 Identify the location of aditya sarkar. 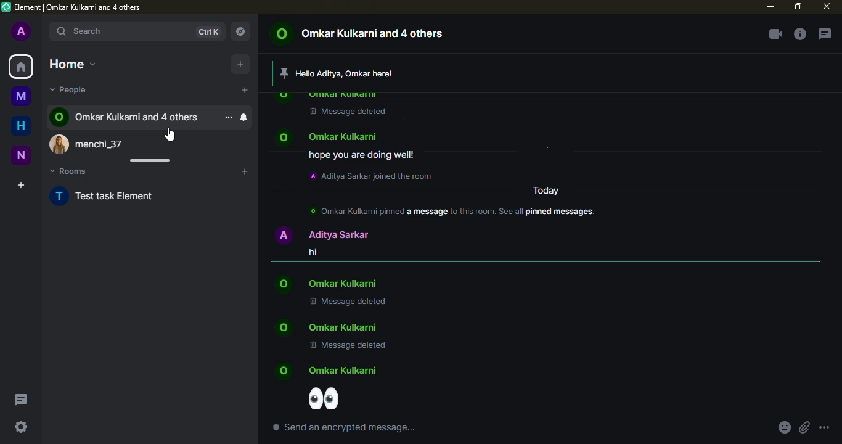
(322, 234).